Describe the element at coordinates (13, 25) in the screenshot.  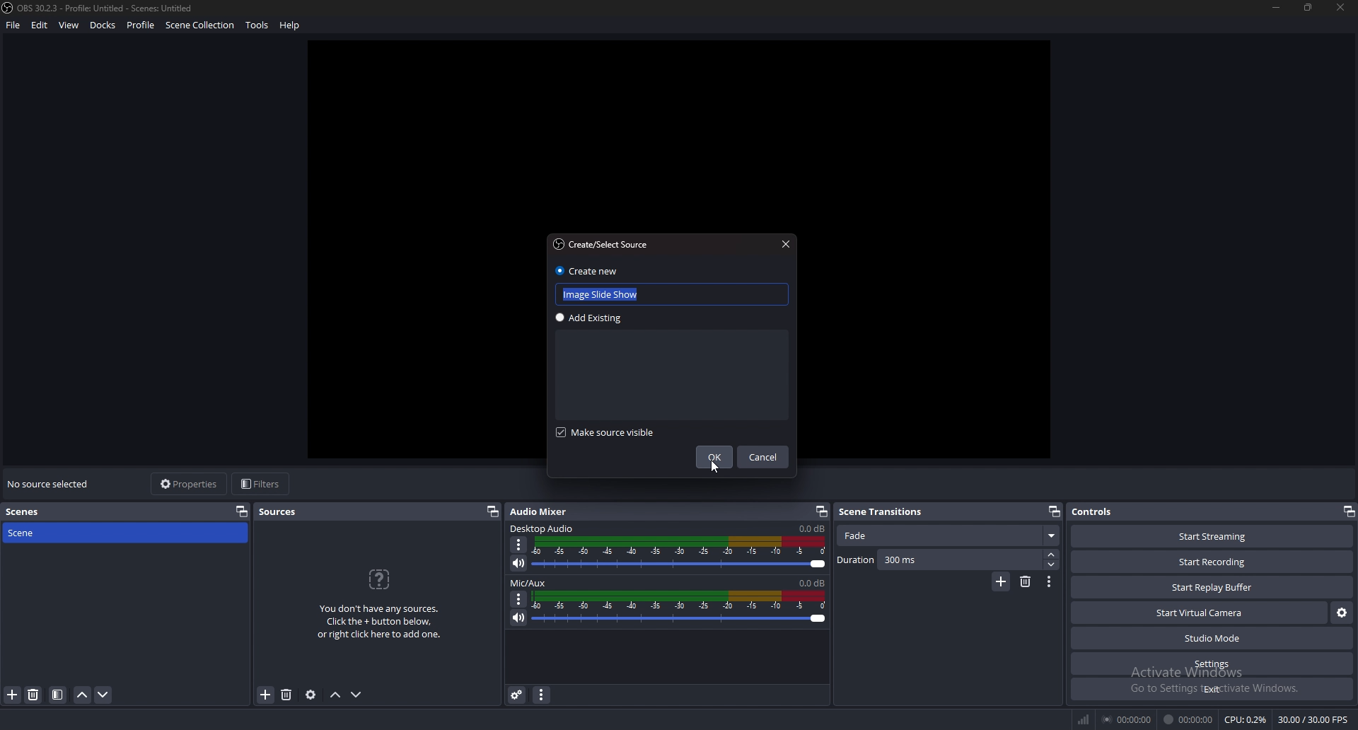
I see `file` at that location.